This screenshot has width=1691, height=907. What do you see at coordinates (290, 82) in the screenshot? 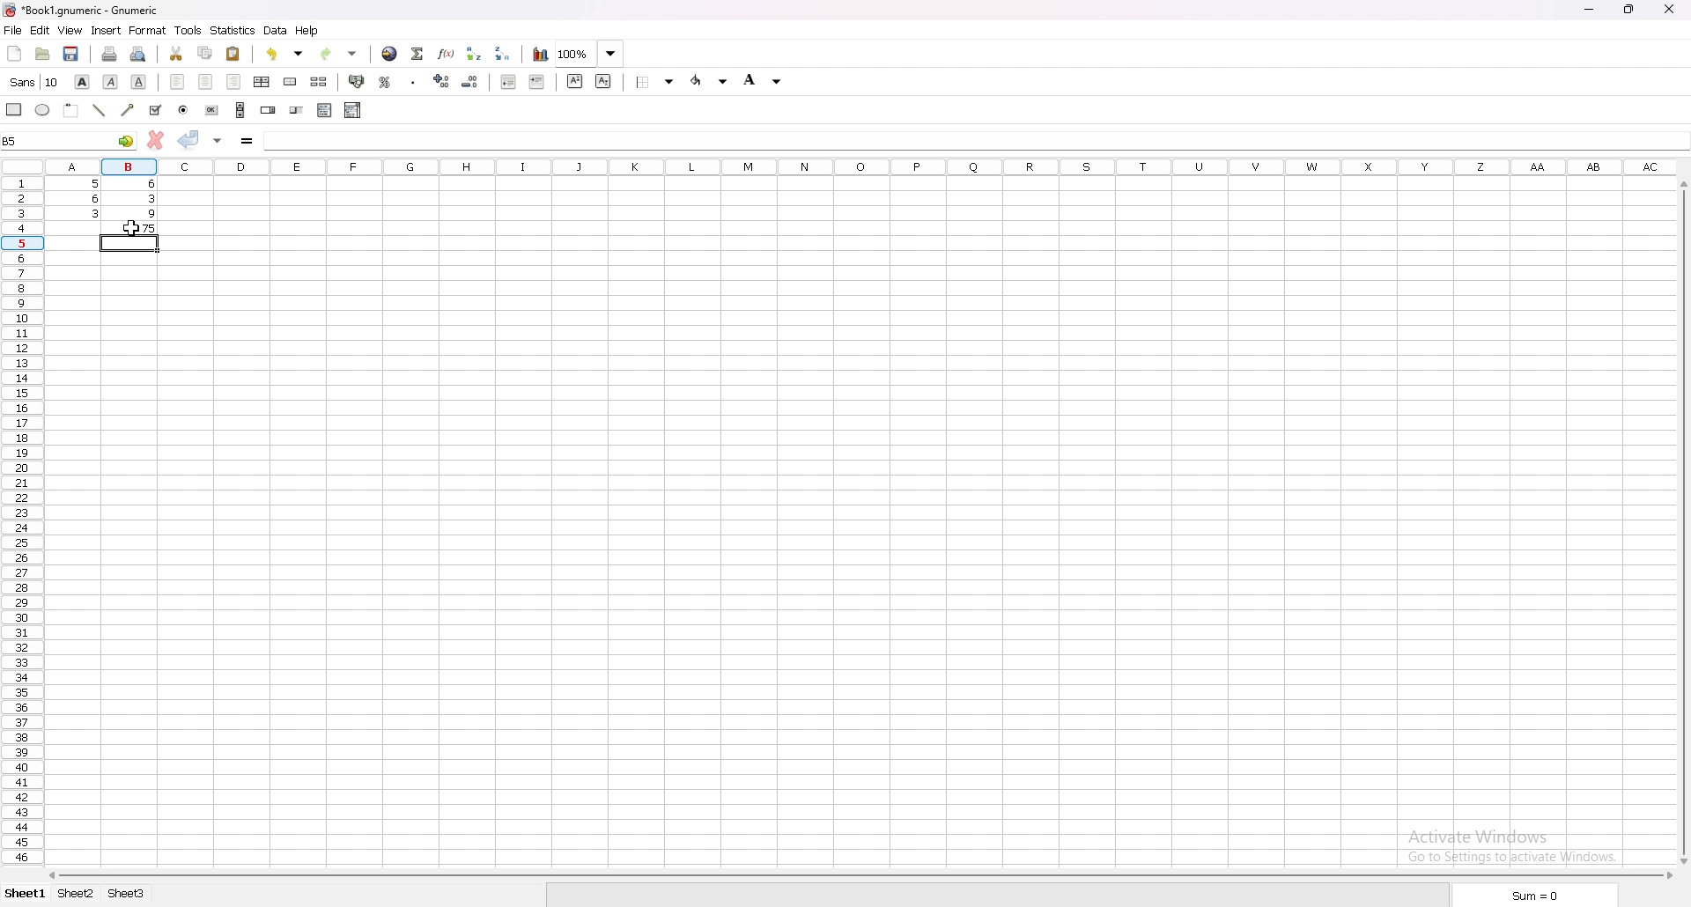
I see `merged cell` at bounding box center [290, 82].